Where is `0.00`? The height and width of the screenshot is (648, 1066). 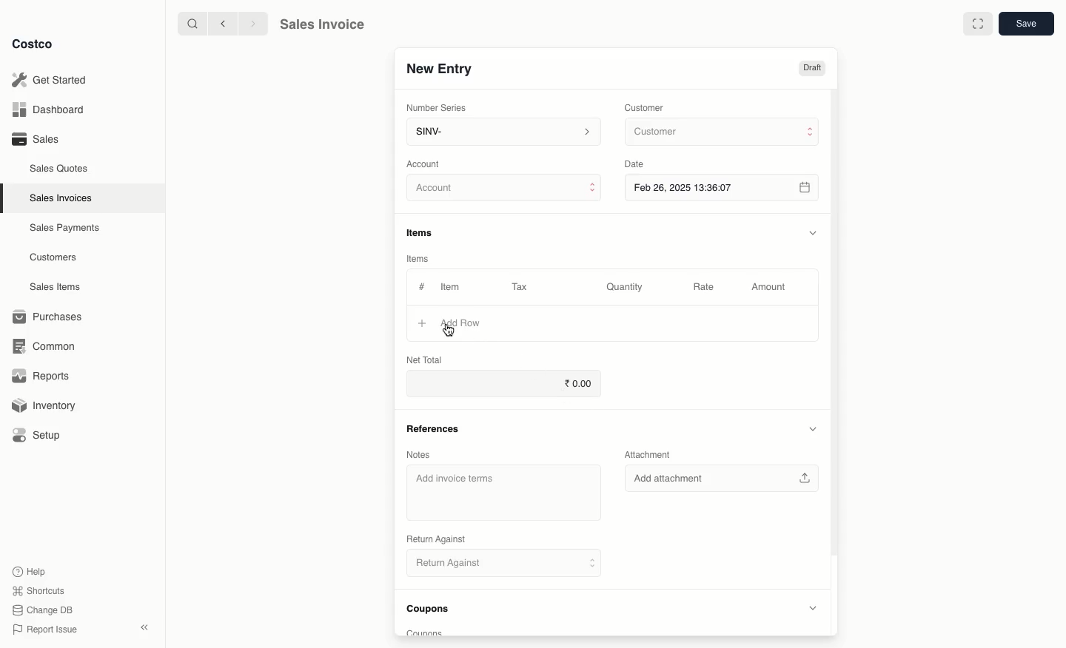 0.00 is located at coordinates (578, 383).